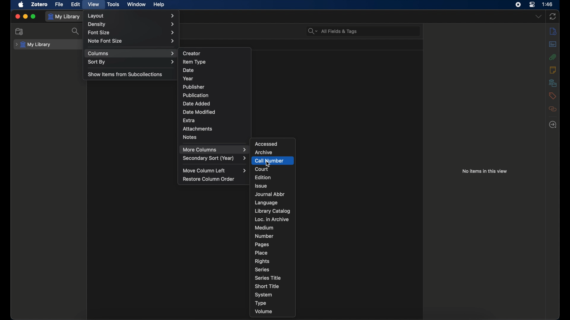 The image size is (570, 320). What do you see at coordinates (76, 31) in the screenshot?
I see `search` at bounding box center [76, 31].